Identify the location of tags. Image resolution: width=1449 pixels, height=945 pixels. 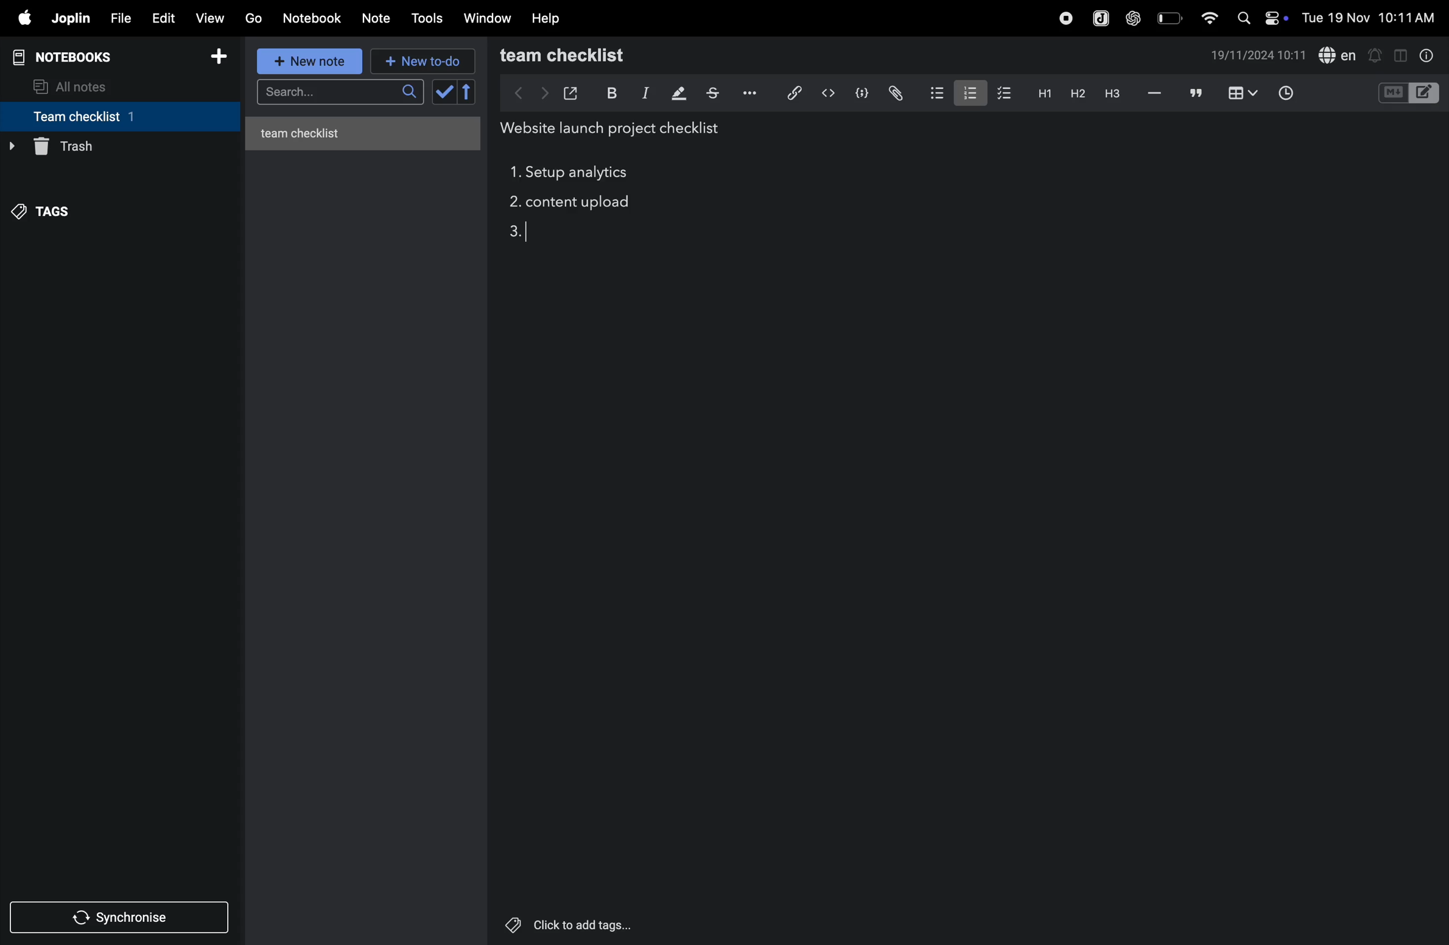
(49, 208).